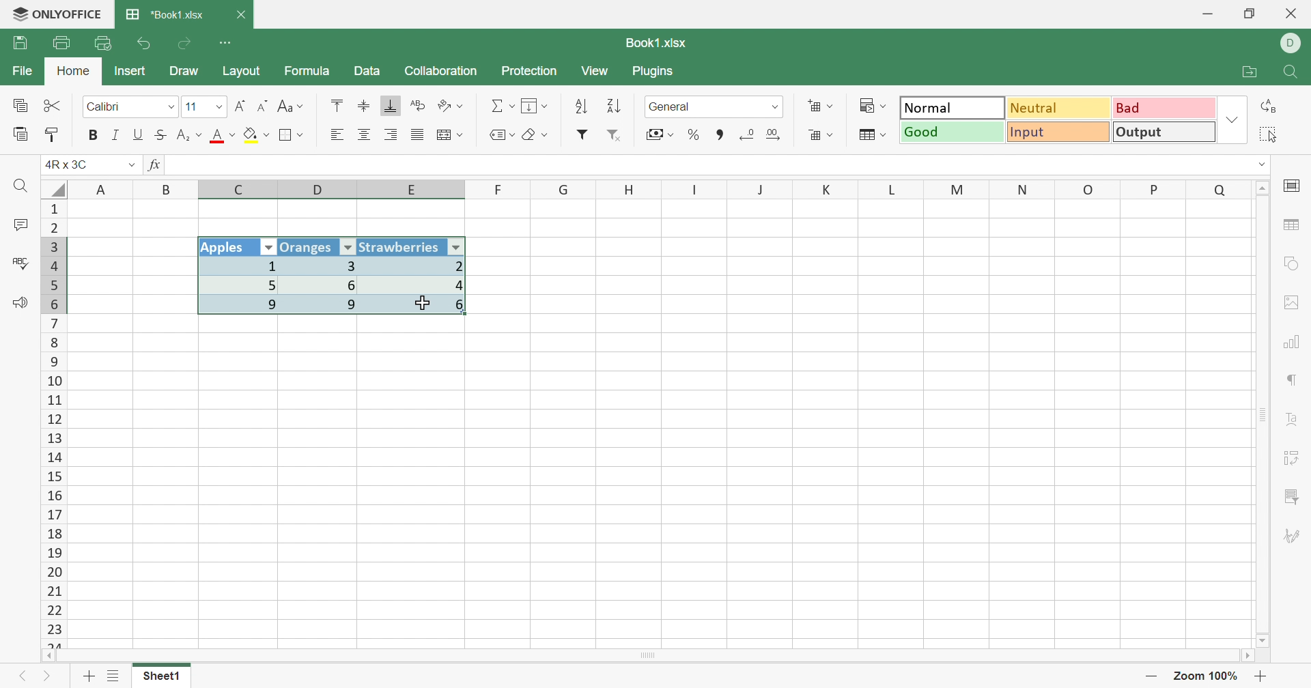  What do you see at coordinates (49, 655) in the screenshot?
I see `Scroll left` at bounding box center [49, 655].